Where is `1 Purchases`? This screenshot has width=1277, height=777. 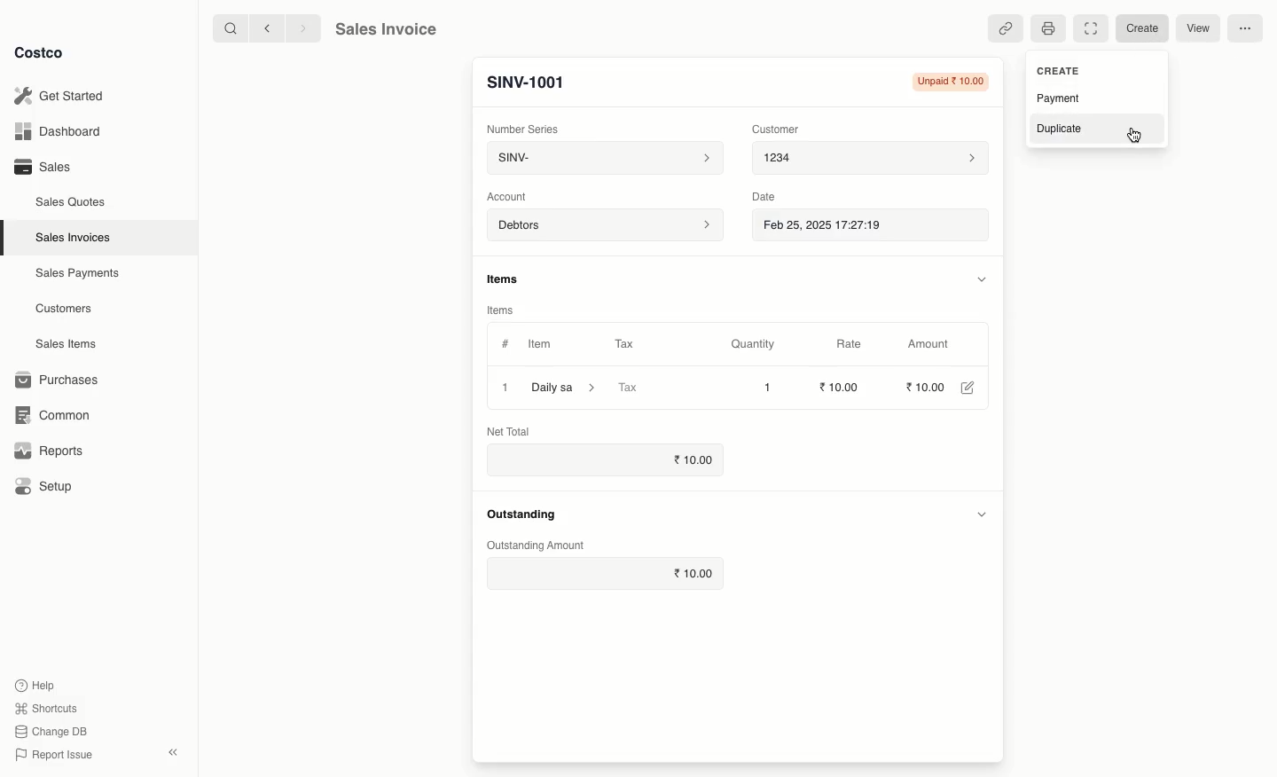 1 Purchases is located at coordinates (61, 381).